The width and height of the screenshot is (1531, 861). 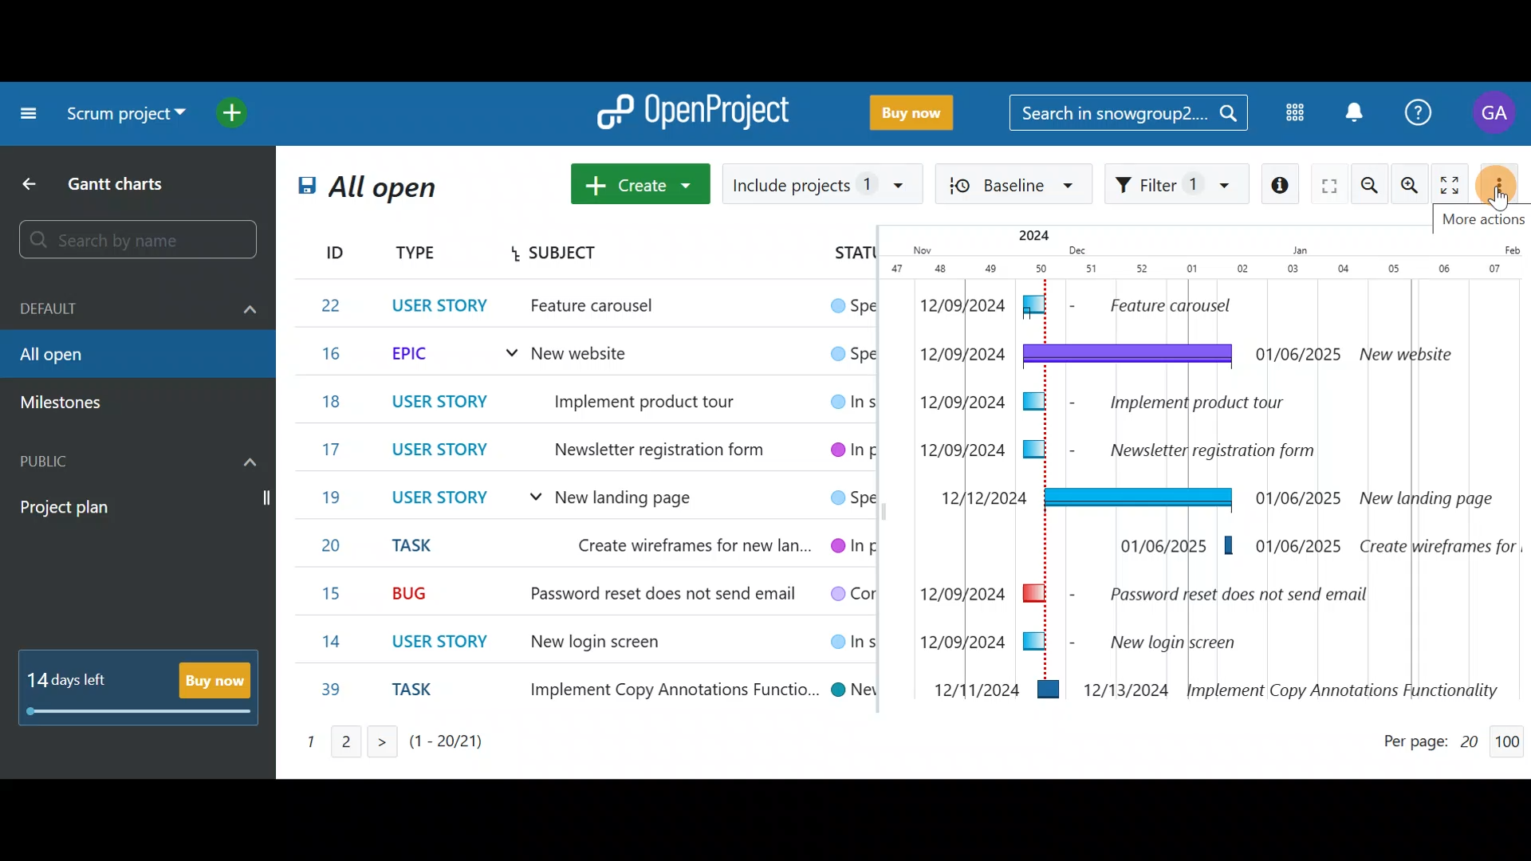 I want to click on 14, so click(x=337, y=642).